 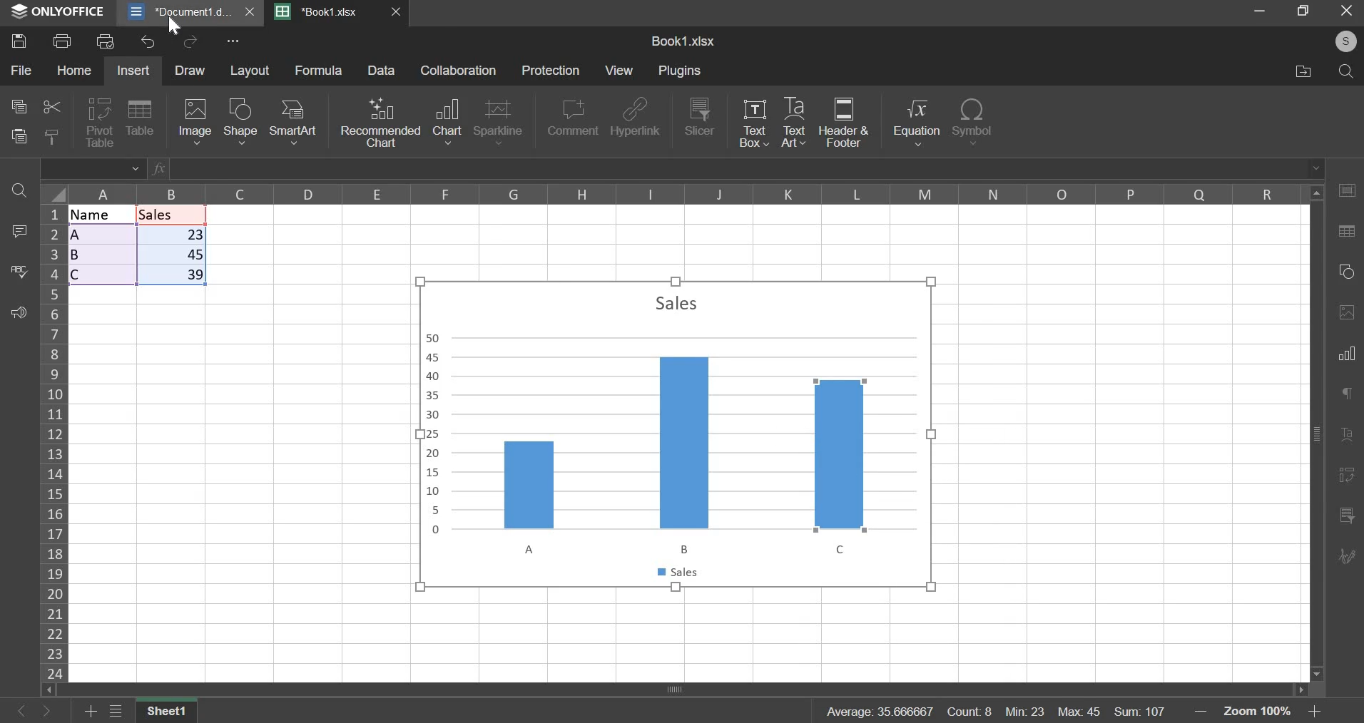 What do you see at coordinates (51, 107) in the screenshot?
I see `cut` at bounding box center [51, 107].